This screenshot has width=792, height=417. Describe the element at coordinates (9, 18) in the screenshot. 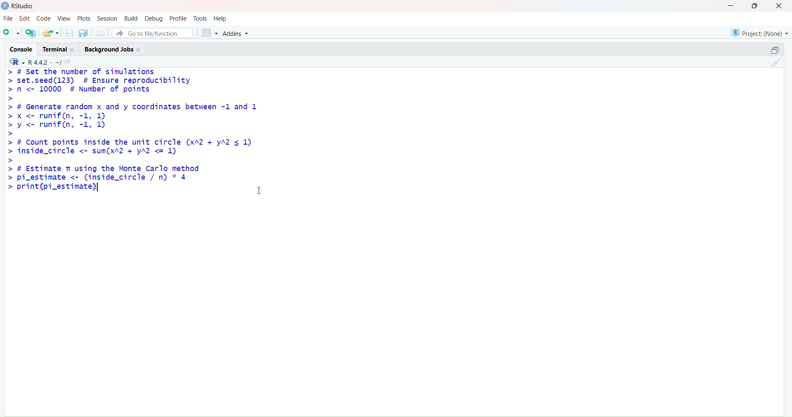

I see `File` at that location.